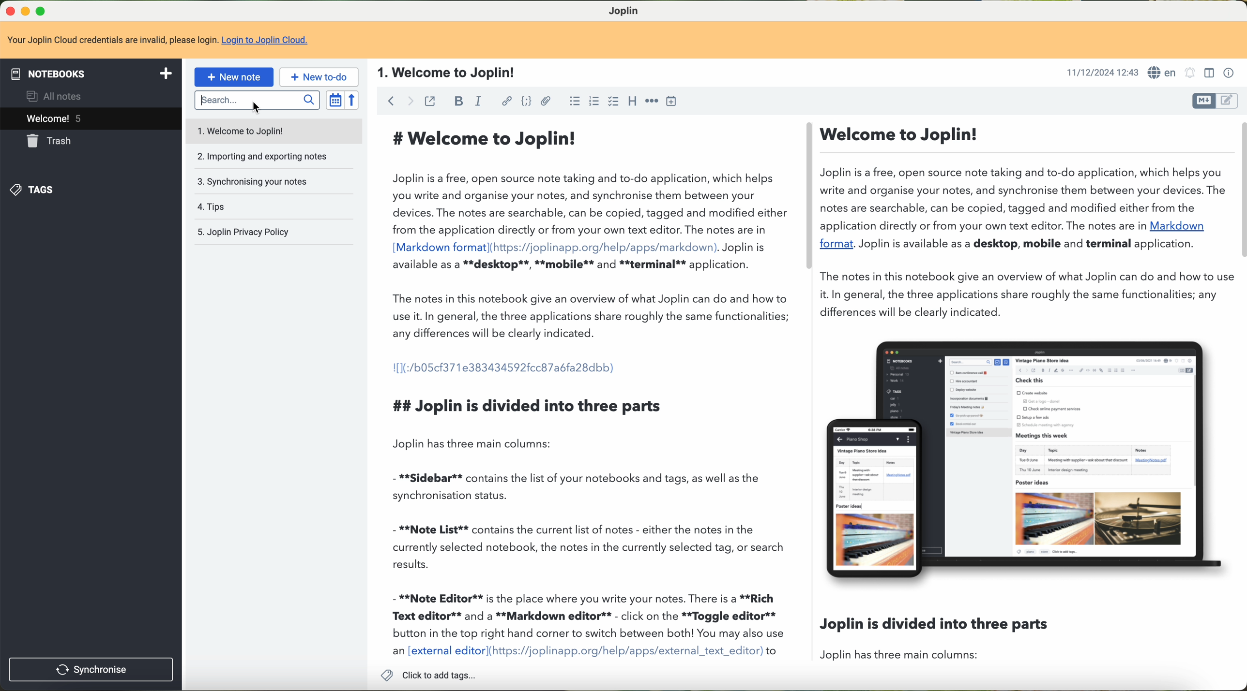 This screenshot has height=691, width=1247. What do you see at coordinates (92, 668) in the screenshot?
I see `synchronise` at bounding box center [92, 668].